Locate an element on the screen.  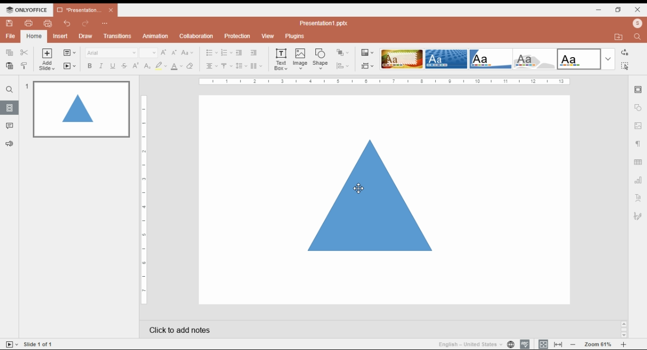
view is located at coordinates (268, 36).